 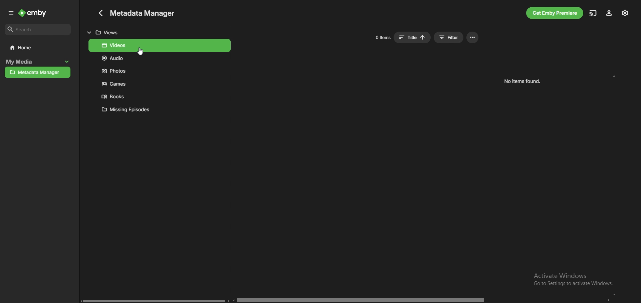 What do you see at coordinates (158, 83) in the screenshot?
I see `games` at bounding box center [158, 83].